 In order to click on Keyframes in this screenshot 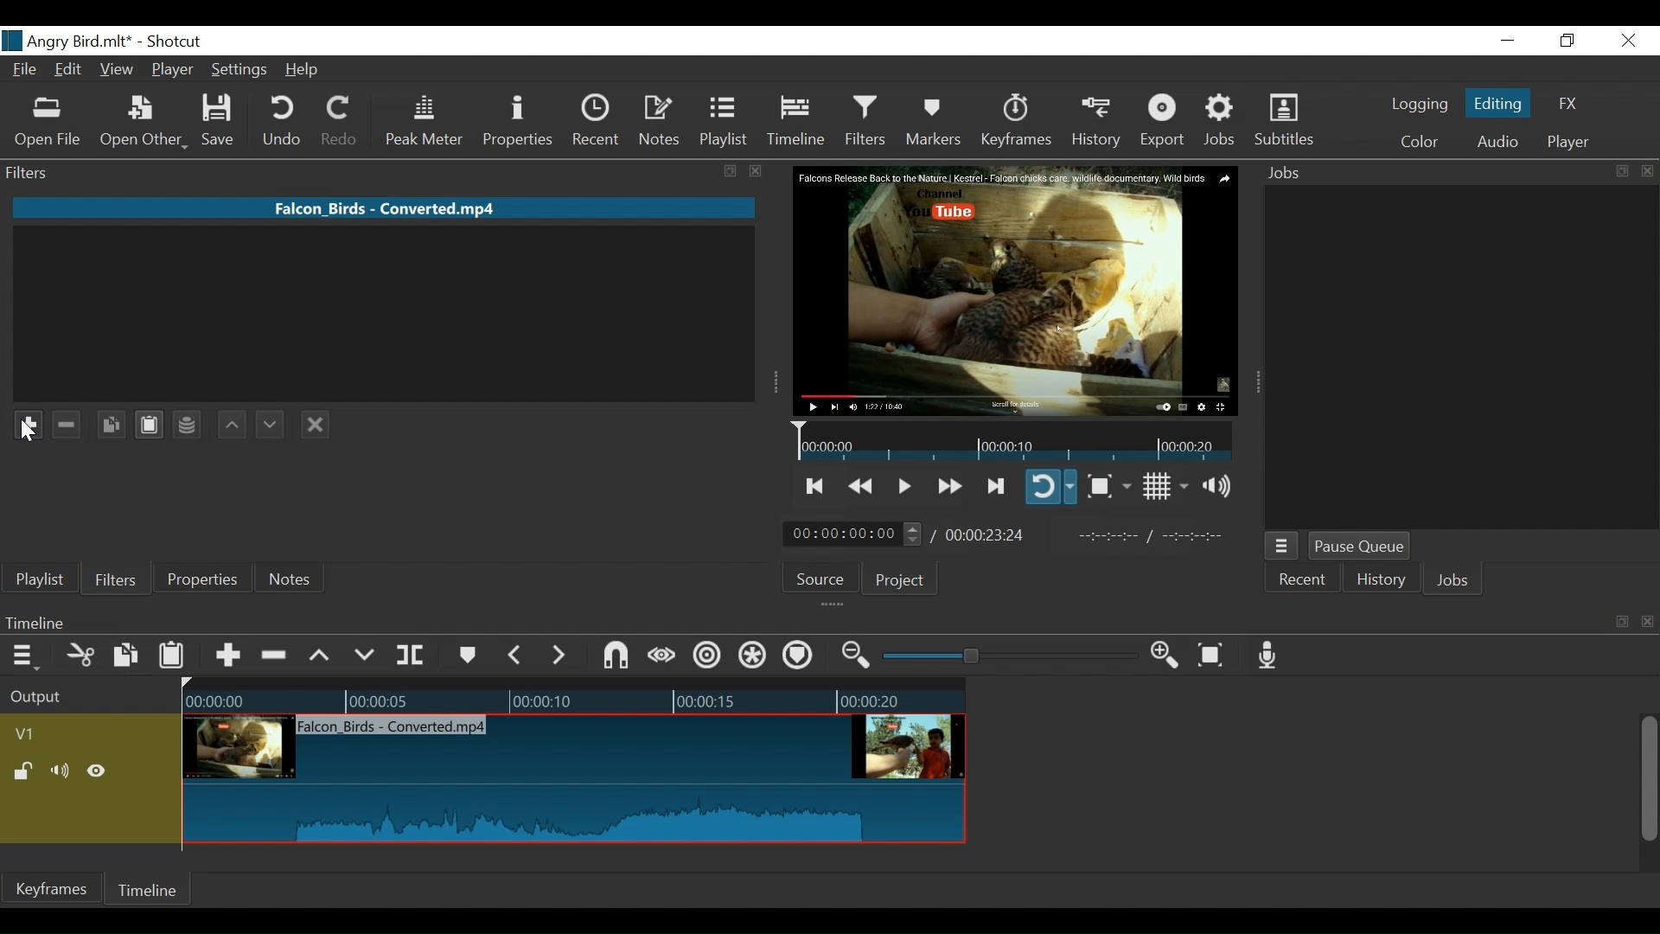, I will do `click(51, 888)`.